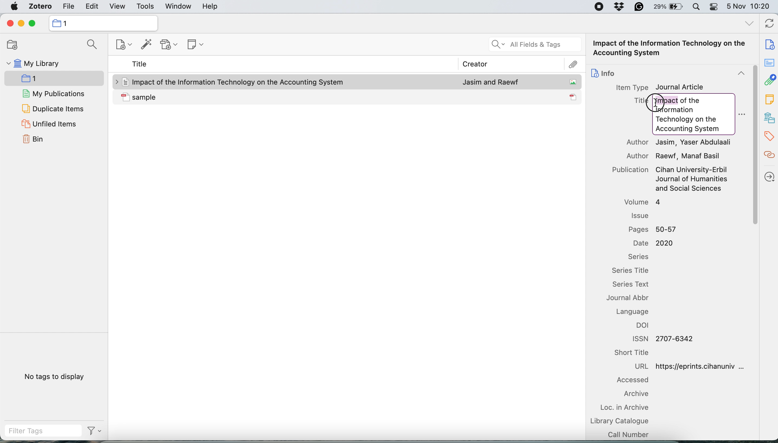 Image resolution: width=778 pixels, height=443 pixels. What do you see at coordinates (769, 25) in the screenshot?
I see `refresh` at bounding box center [769, 25].